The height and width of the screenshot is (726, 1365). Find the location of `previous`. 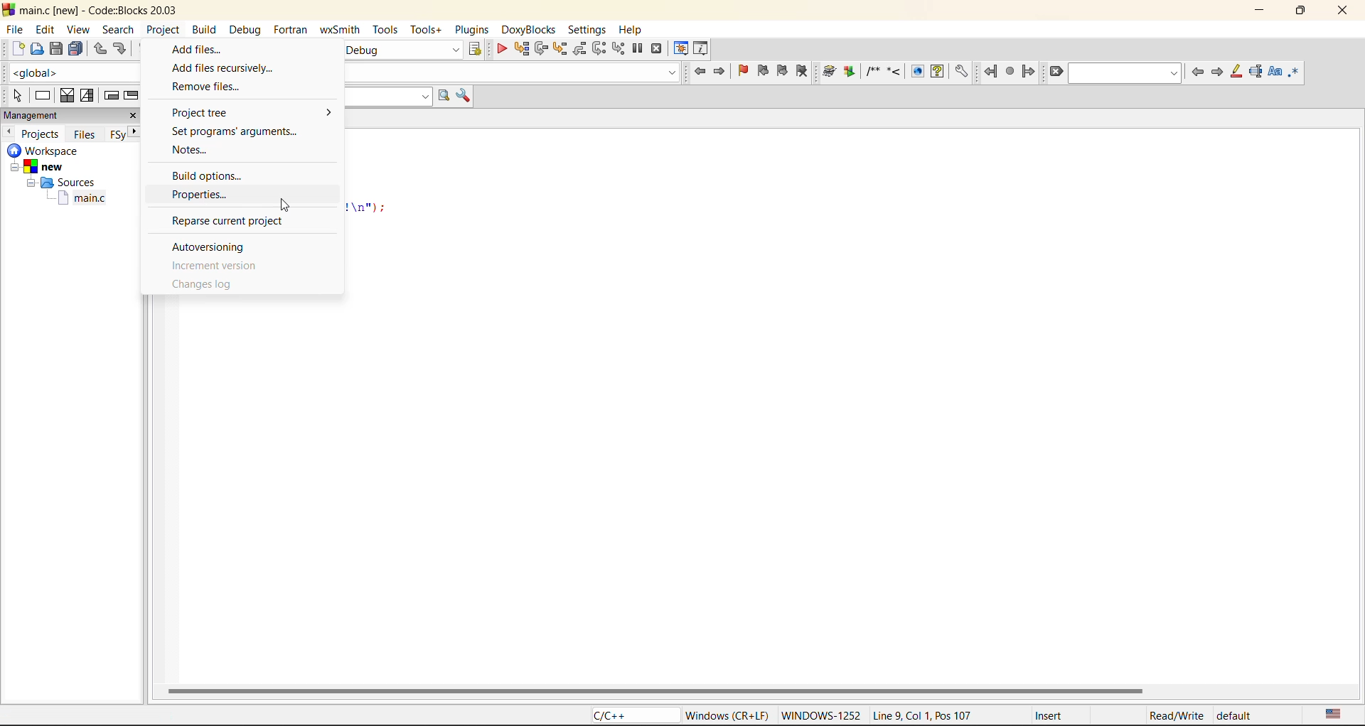

previous is located at coordinates (1197, 73).